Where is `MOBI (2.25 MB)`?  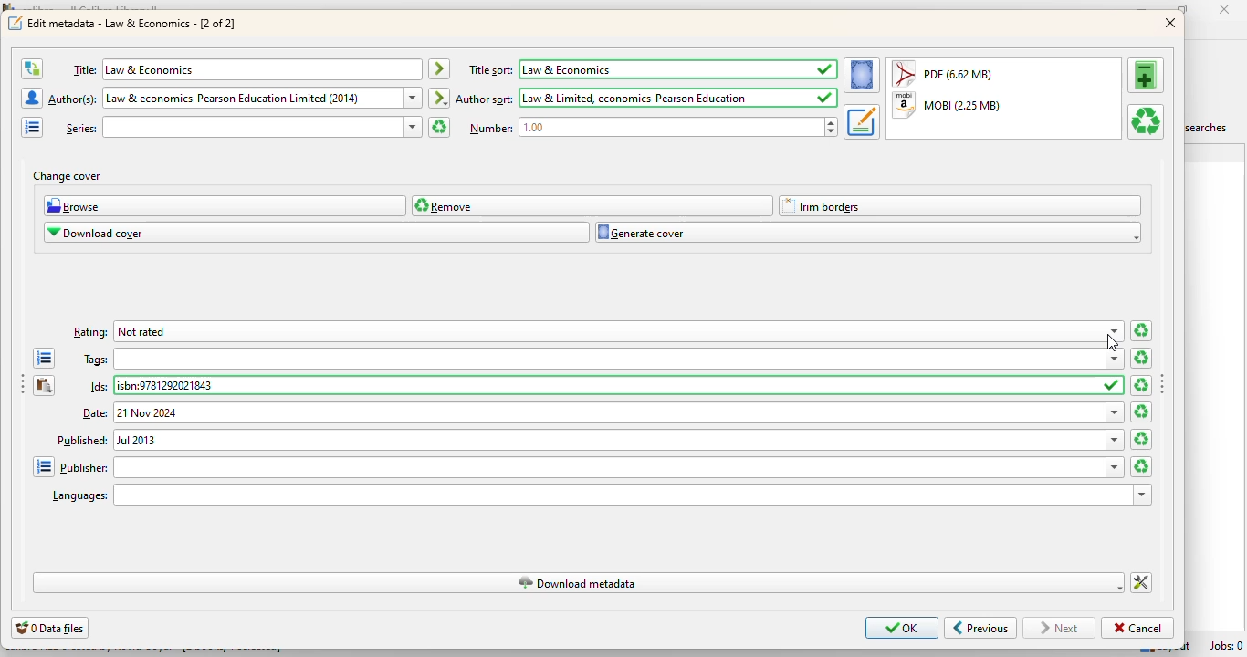 MOBI (2.25 MB) is located at coordinates (948, 106).